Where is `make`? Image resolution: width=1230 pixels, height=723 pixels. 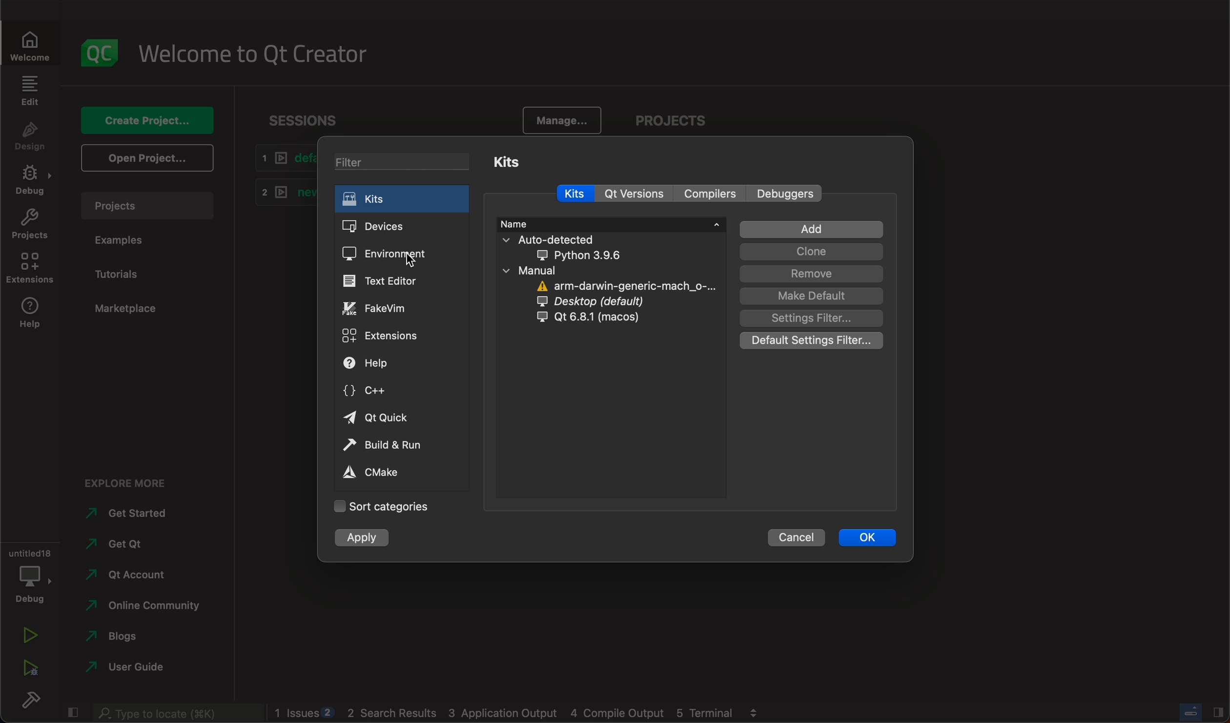 make is located at coordinates (811, 296).